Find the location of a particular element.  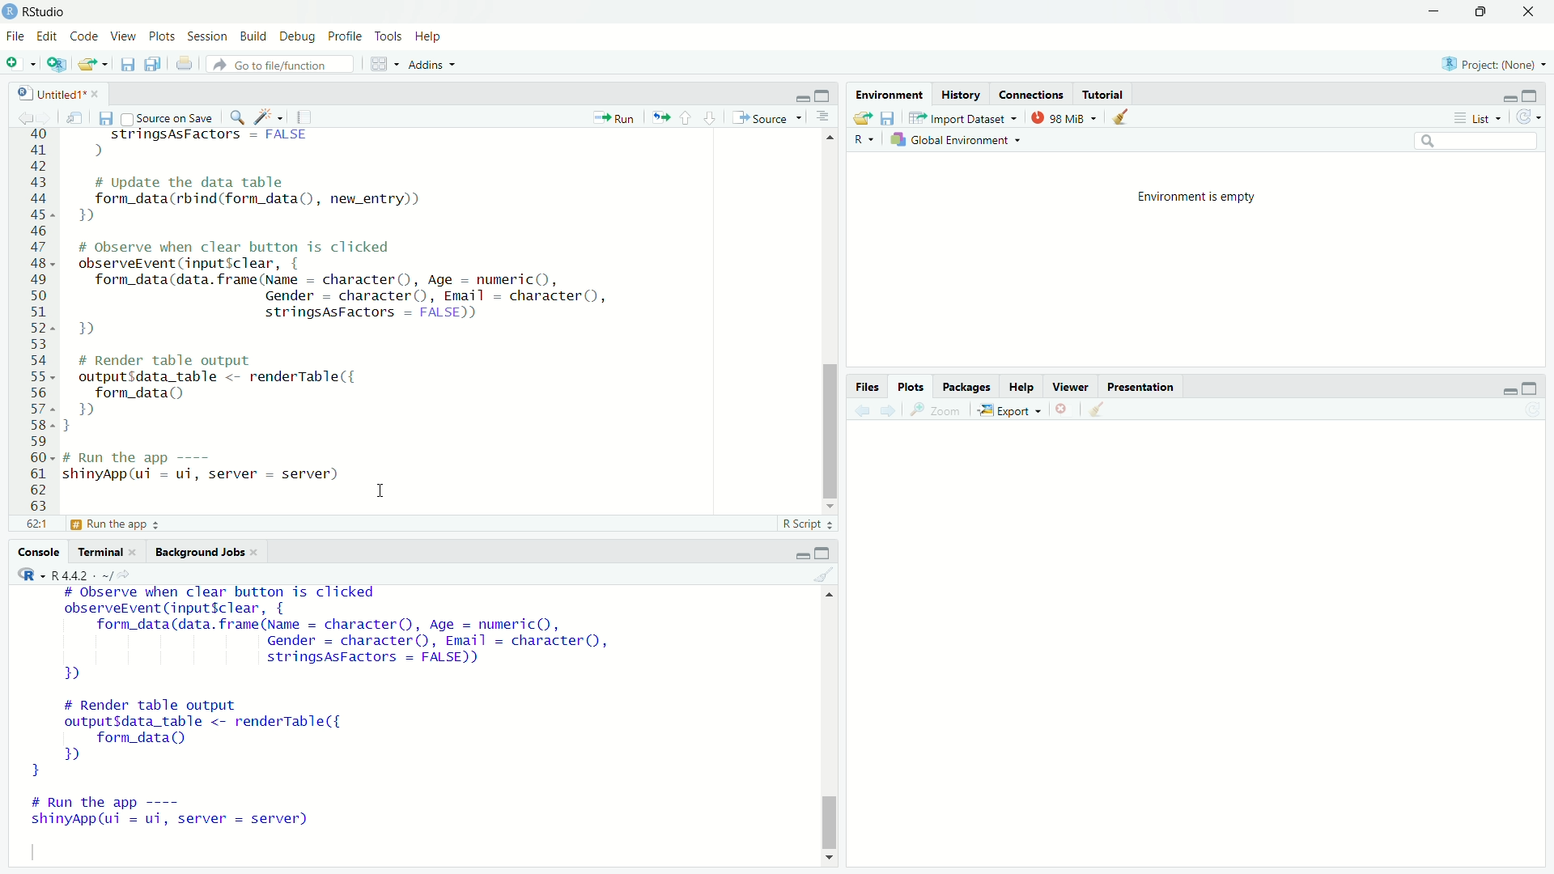

clear console is located at coordinates (827, 574).